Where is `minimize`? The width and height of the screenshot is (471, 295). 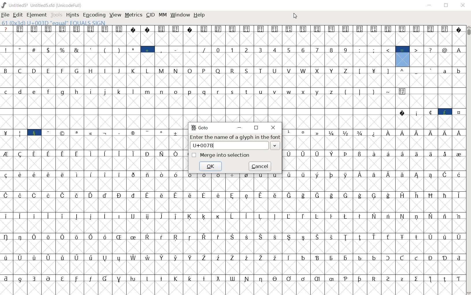
minimize is located at coordinates (431, 5).